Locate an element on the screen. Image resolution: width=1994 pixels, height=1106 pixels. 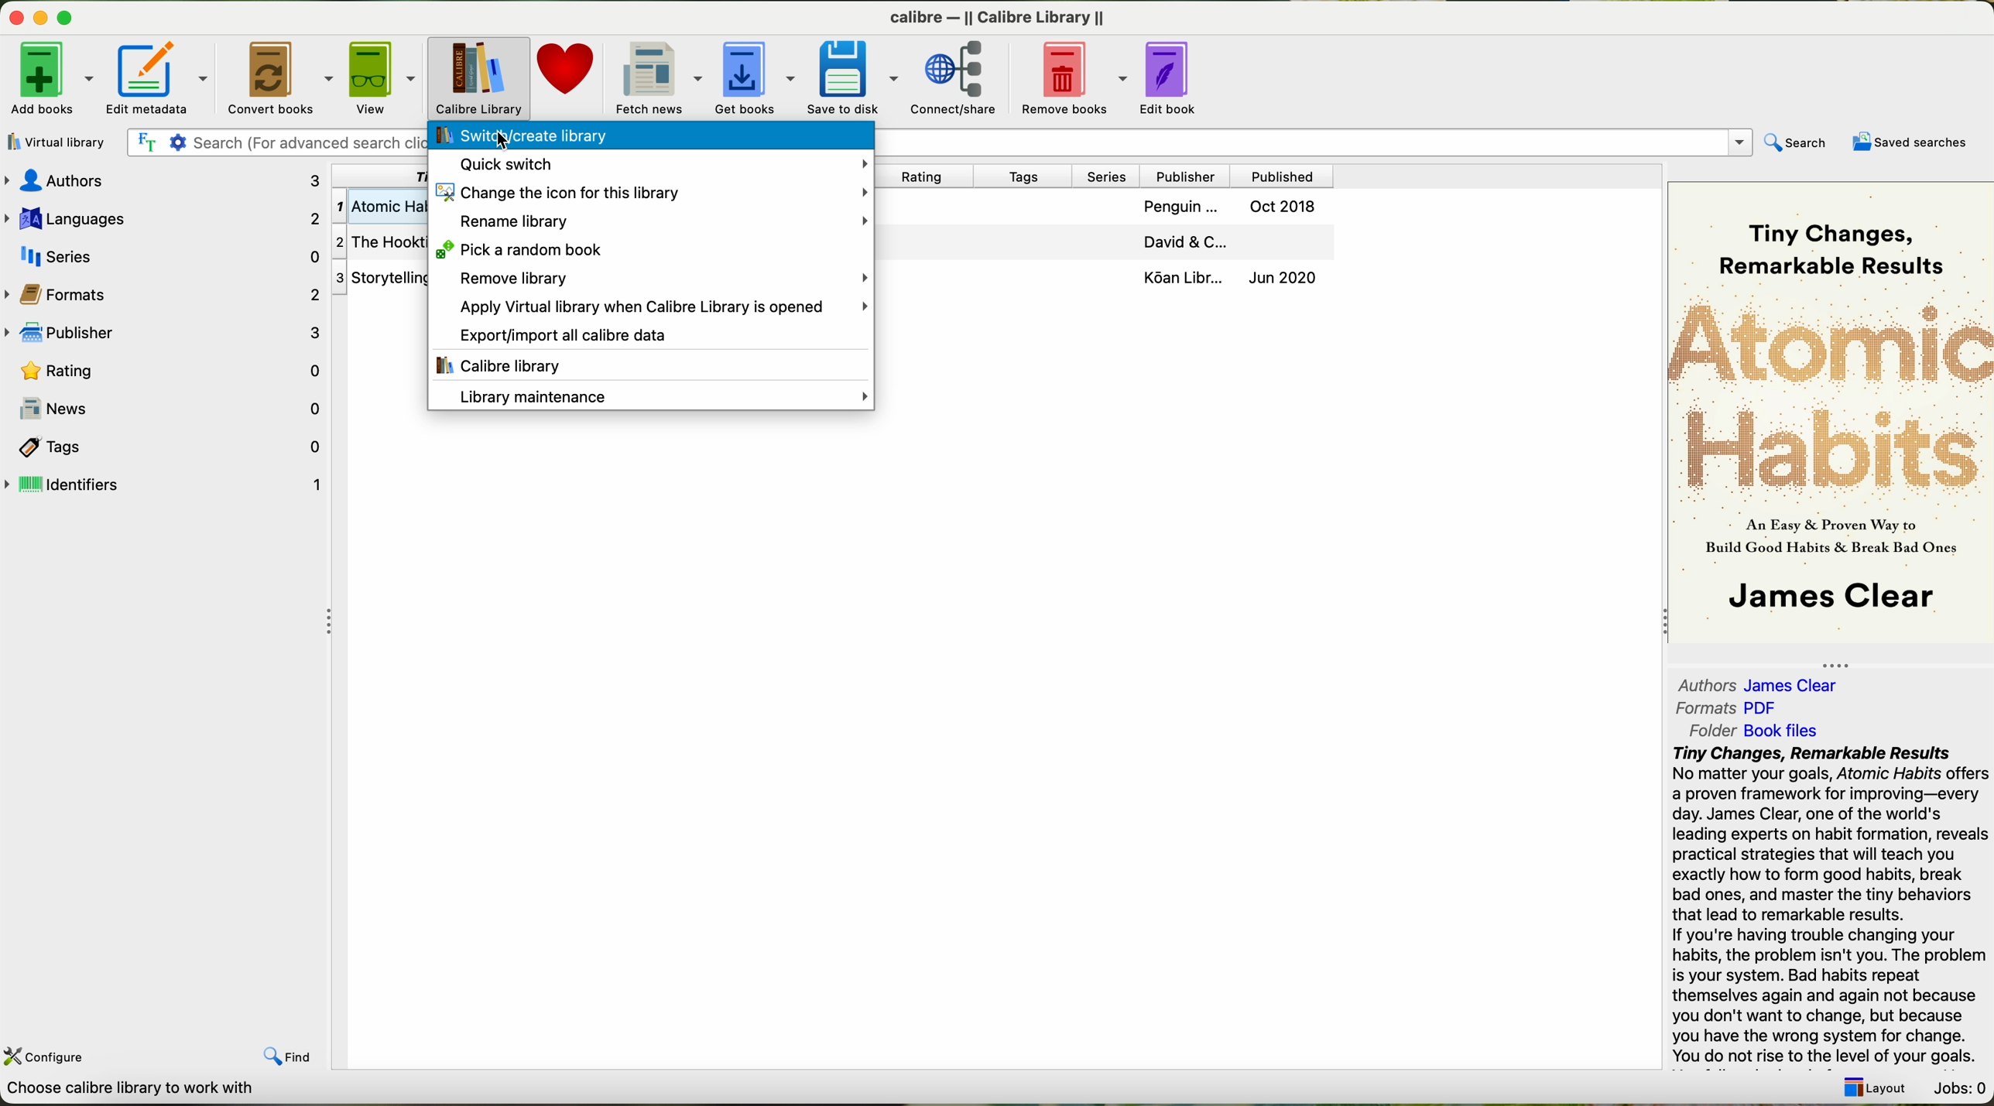
find is located at coordinates (282, 1053).